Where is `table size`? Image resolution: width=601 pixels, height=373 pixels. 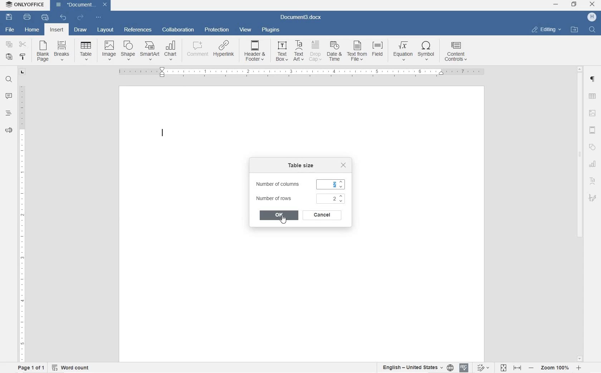
table size is located at coordinates (302, 166).